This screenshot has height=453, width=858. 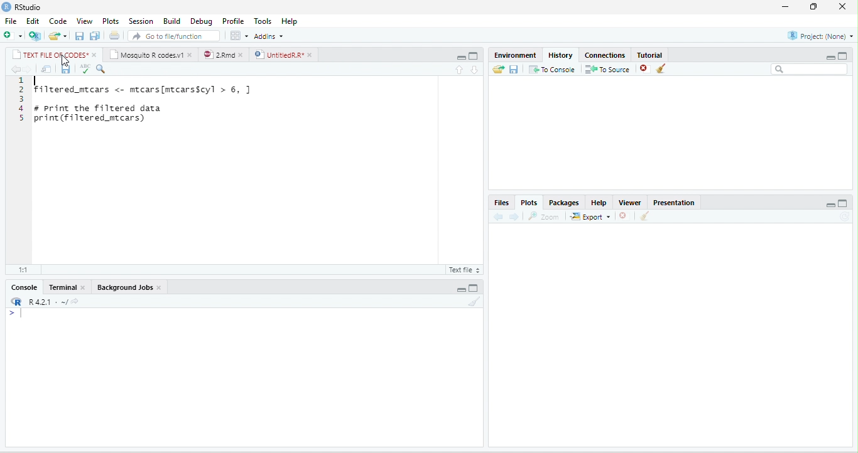 I want to click on Debug, so click(x=201, y=22).